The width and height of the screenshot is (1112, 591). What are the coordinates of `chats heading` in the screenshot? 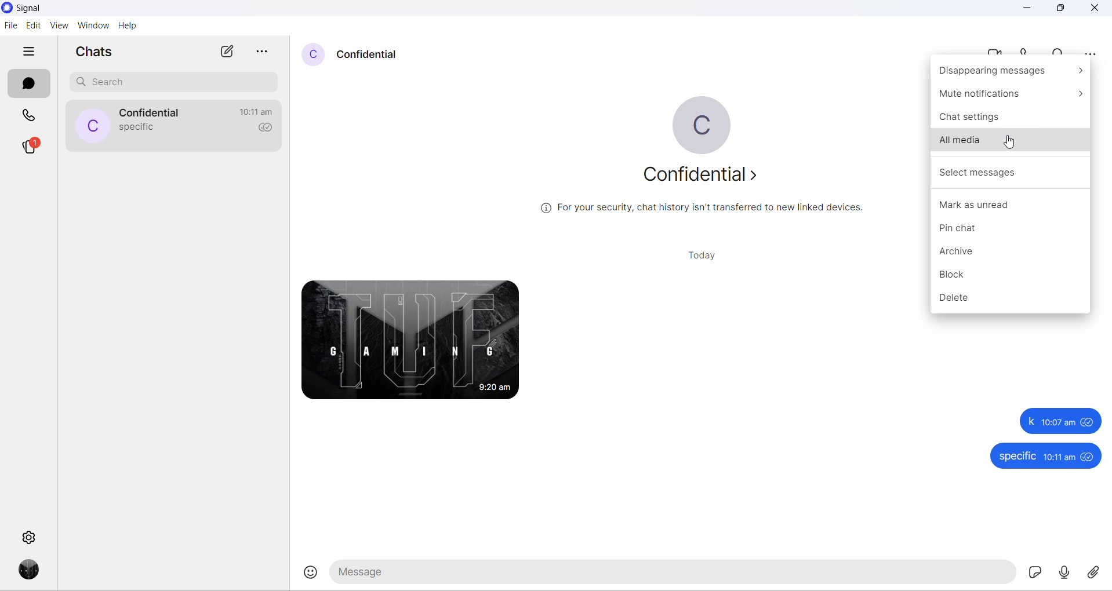 It's located at (96, 53).